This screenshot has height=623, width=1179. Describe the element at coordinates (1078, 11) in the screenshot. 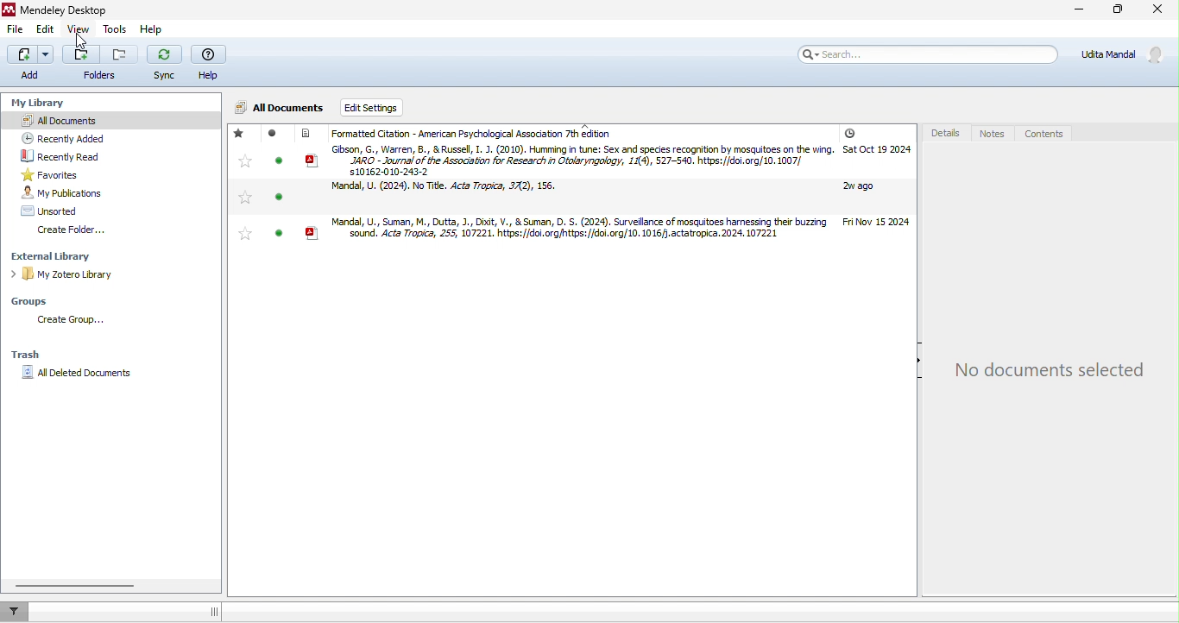

I see `minimize` at that location.